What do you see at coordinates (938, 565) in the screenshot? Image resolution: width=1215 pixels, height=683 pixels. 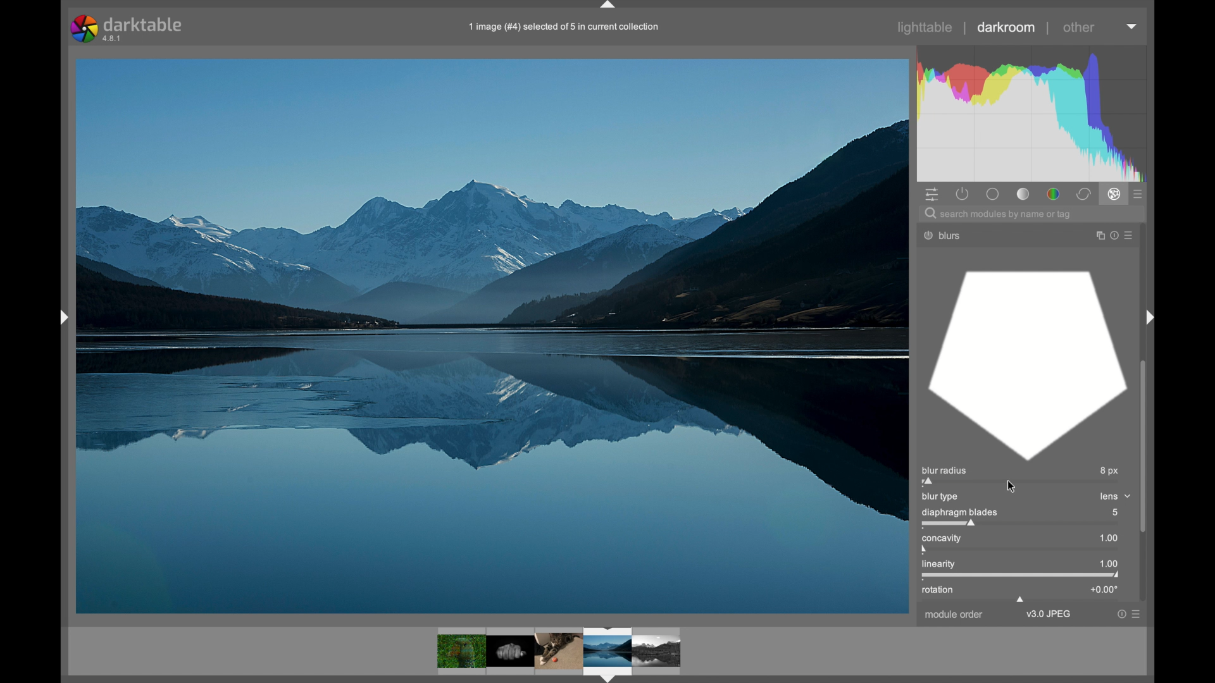 I see `linearity` at bounding box center [938, 565].